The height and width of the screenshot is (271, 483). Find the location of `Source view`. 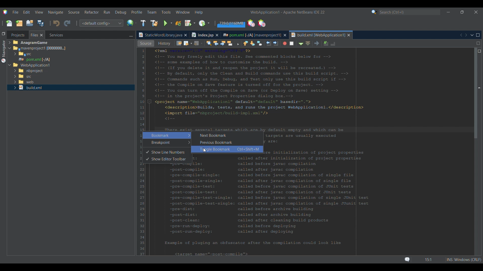

Source view is located at coordinates (146, 43).